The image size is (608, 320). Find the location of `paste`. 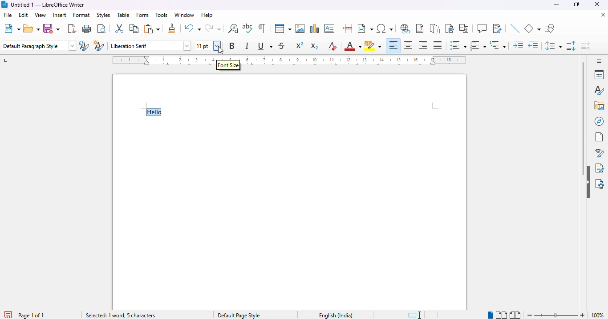

paste is located at coordinates (152, 28).